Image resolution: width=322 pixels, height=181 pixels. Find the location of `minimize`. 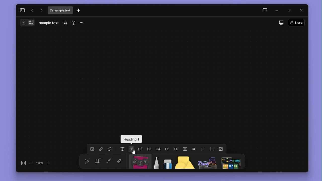

minimize is located at coordinates (277, 11).